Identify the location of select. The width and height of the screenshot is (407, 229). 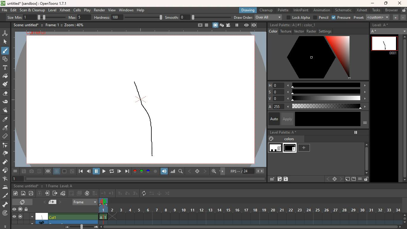
(6, 42).